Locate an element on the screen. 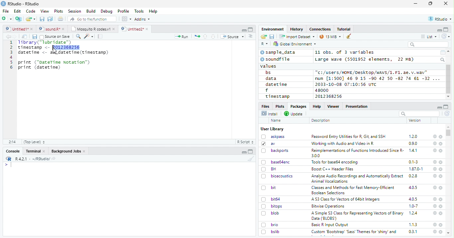 The height and width of the screenshot is (238, 454). close is located at coordinates (441, 162).